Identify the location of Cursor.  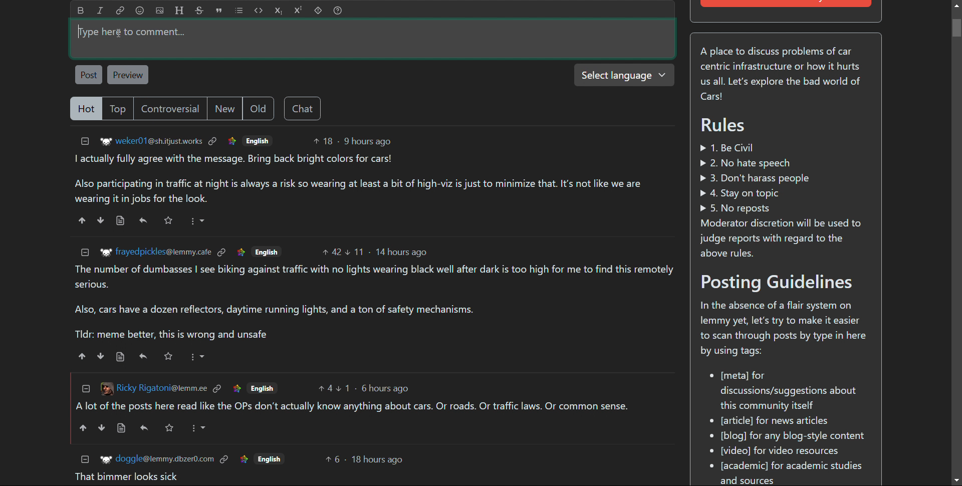
(81, 31).